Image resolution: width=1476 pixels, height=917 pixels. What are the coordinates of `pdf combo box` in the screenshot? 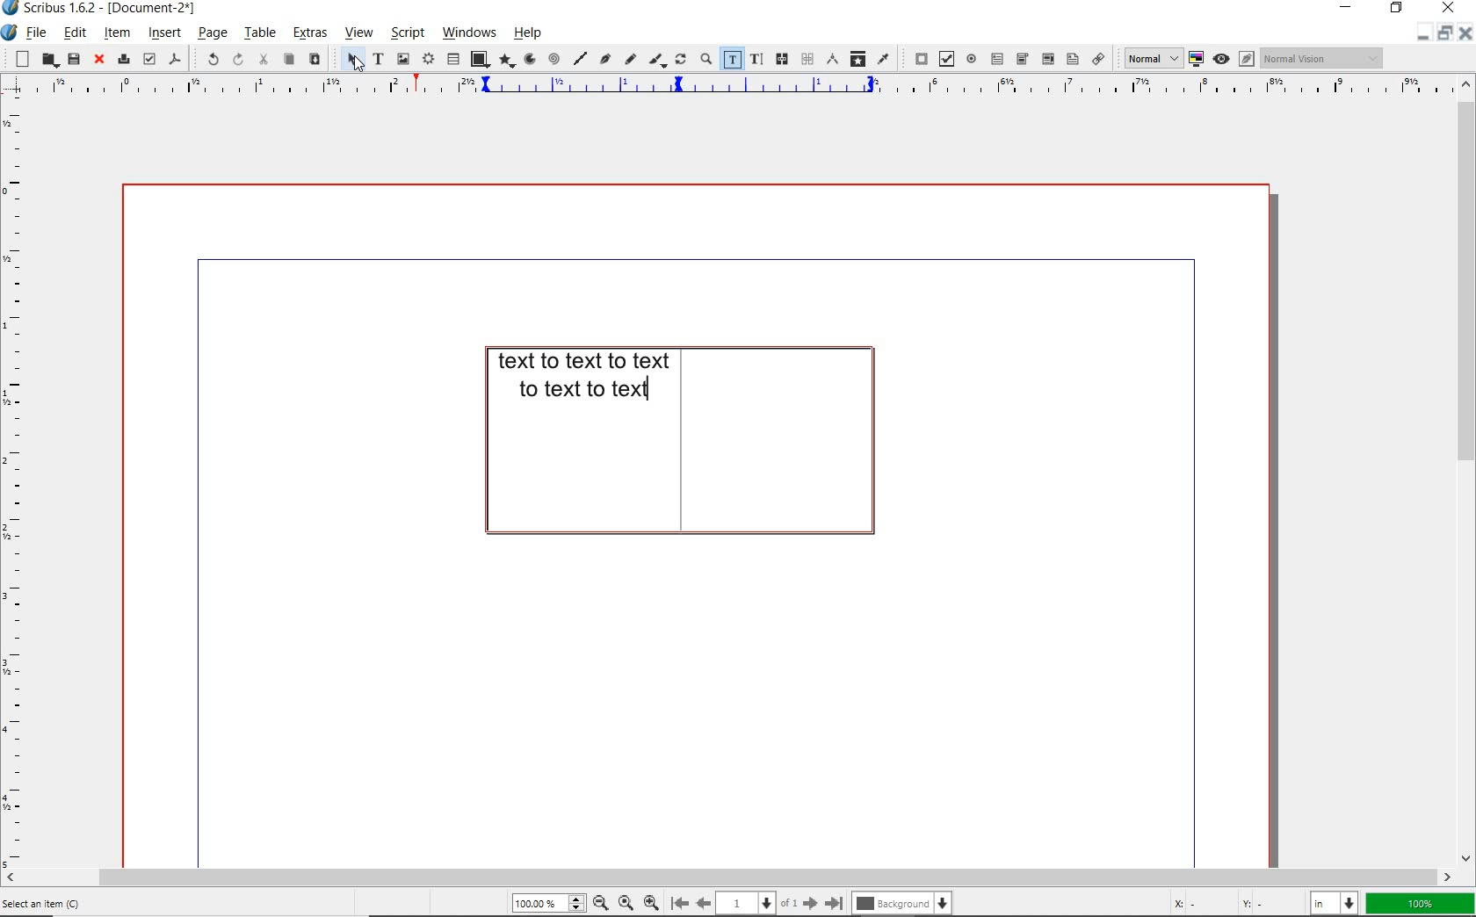 It's located at (1023, 59).